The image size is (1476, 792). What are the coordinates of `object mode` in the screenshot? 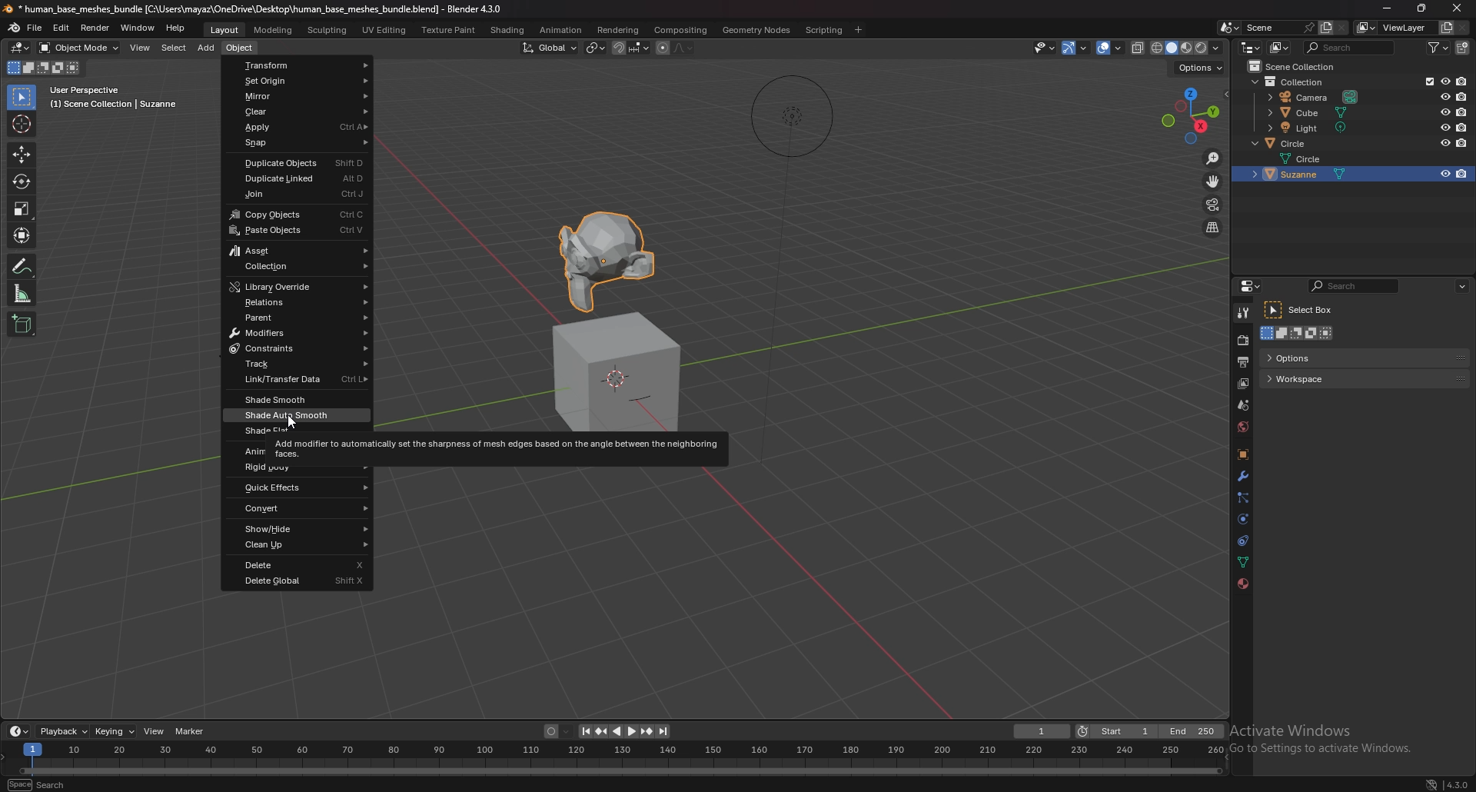 It's located at (79, 48).